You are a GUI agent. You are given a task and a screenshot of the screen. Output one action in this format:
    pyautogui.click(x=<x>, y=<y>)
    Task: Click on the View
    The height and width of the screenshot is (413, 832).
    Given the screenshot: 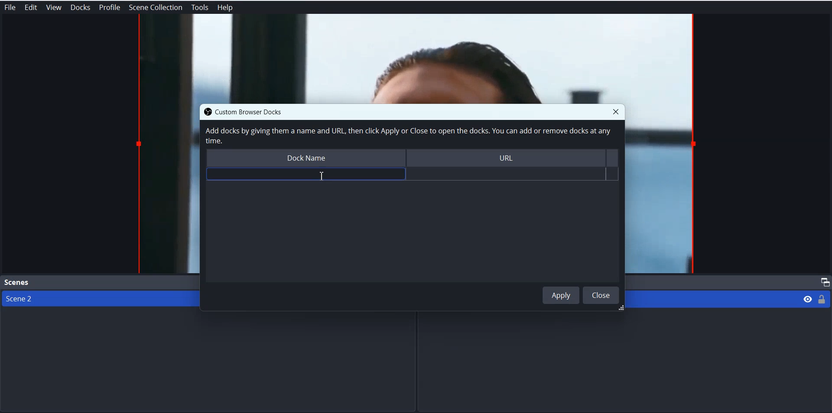 What is the action you would take?
    pyautogui.click(x=53, y=7)
    